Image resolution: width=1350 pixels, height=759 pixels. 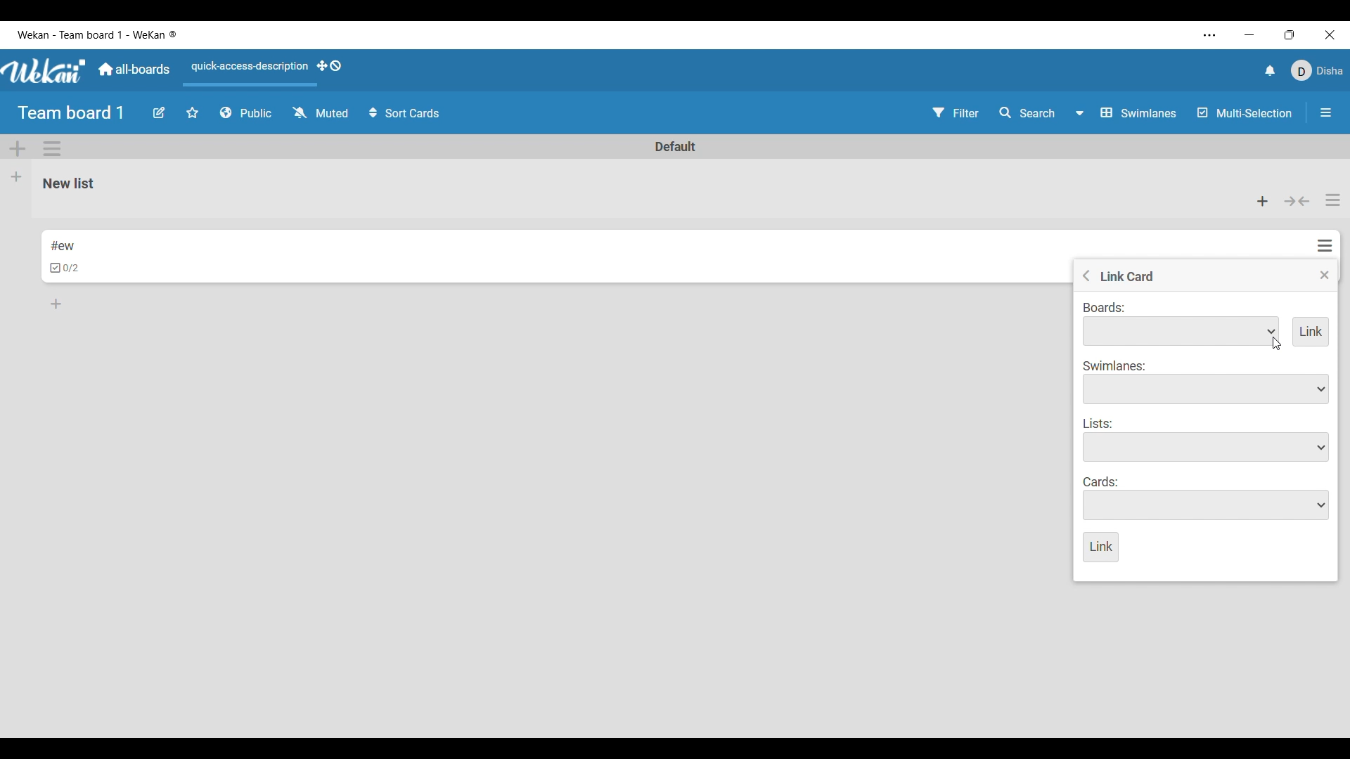 I want to click on Add list, so click(x=17, y=177).